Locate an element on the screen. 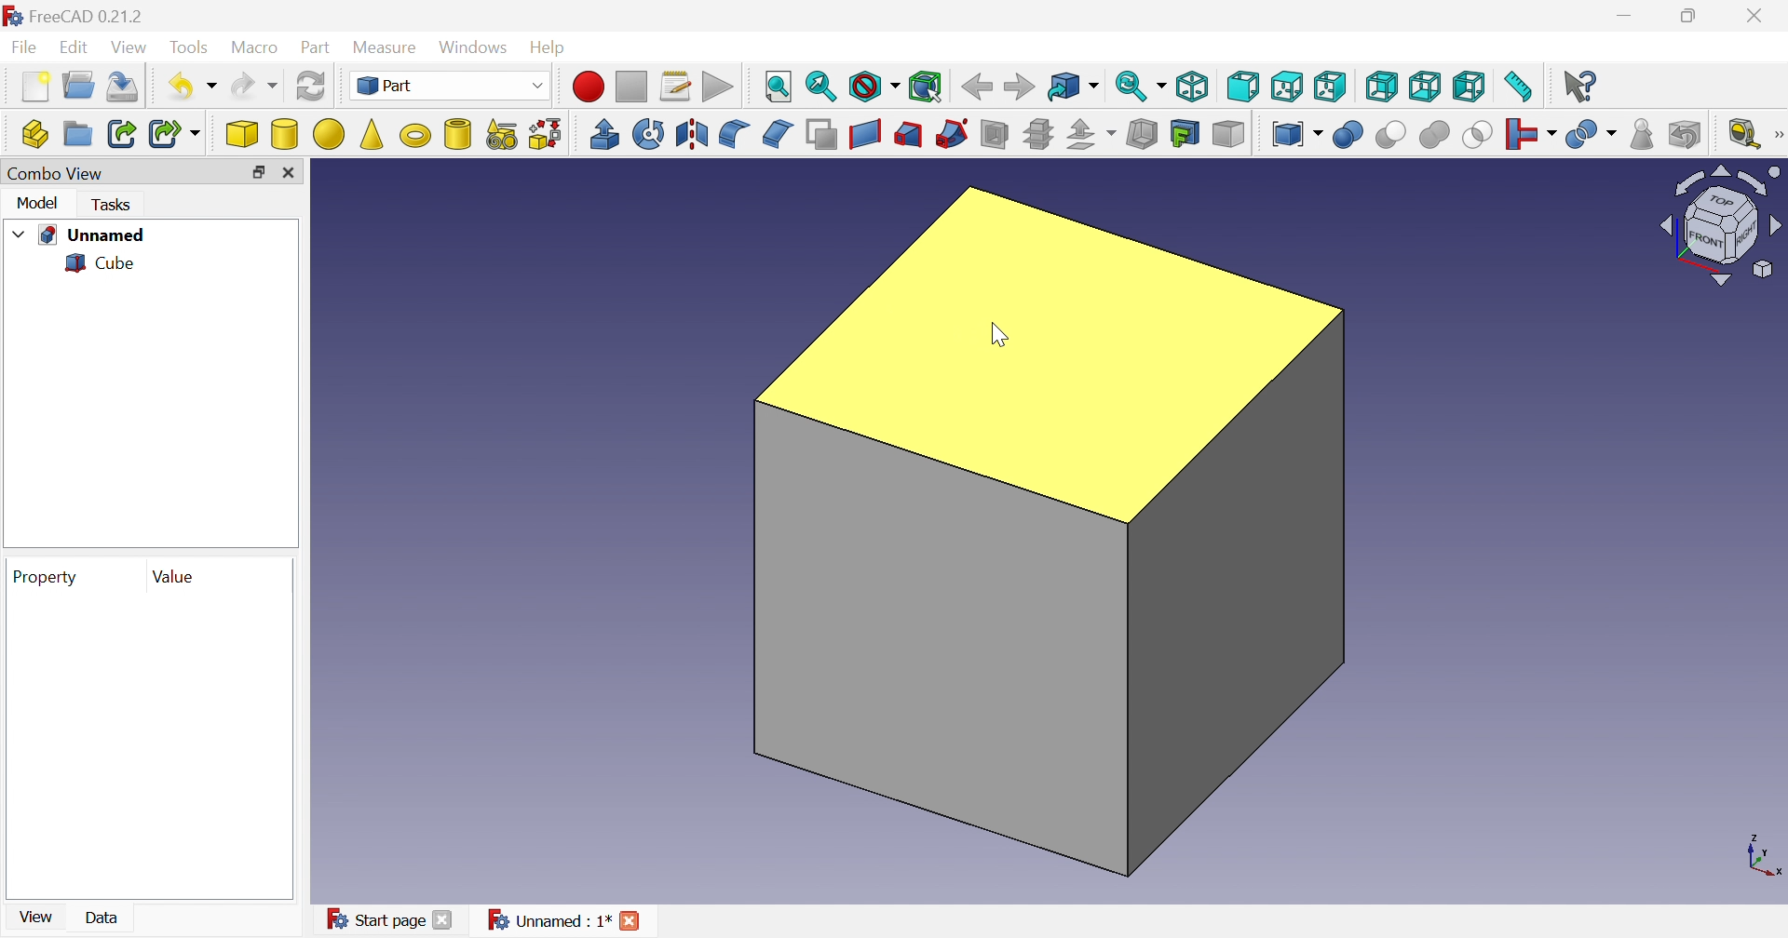  x, y plane is located at coordinates (1764, 855).